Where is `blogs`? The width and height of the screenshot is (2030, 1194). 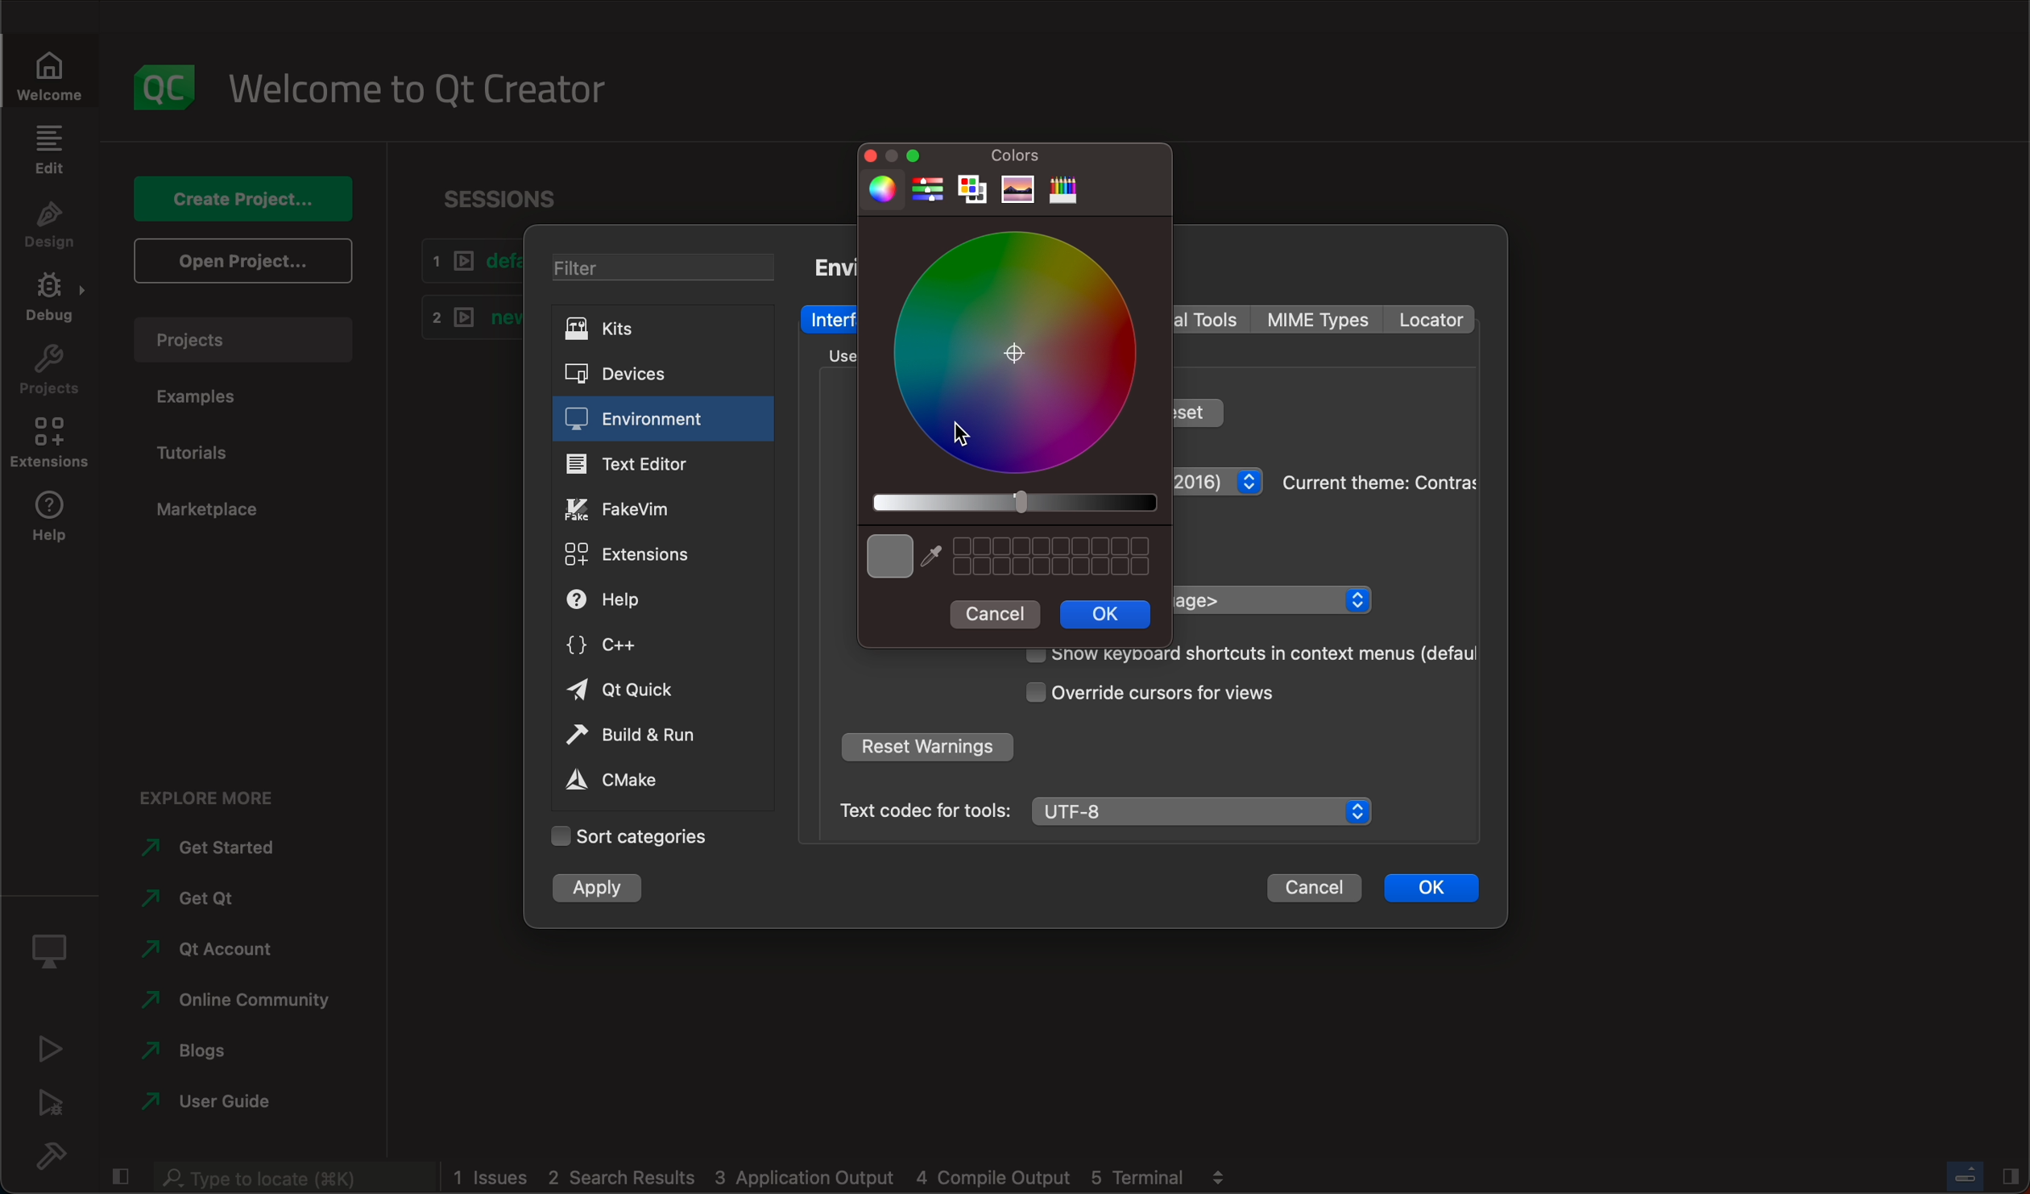
blogs is located at coordinates (192, 1047).